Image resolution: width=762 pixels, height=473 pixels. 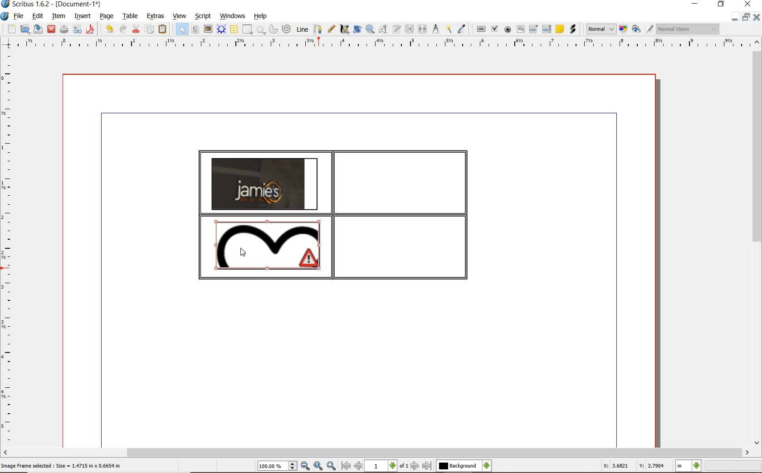 I want to click on insert, so click(x=82, y=17).